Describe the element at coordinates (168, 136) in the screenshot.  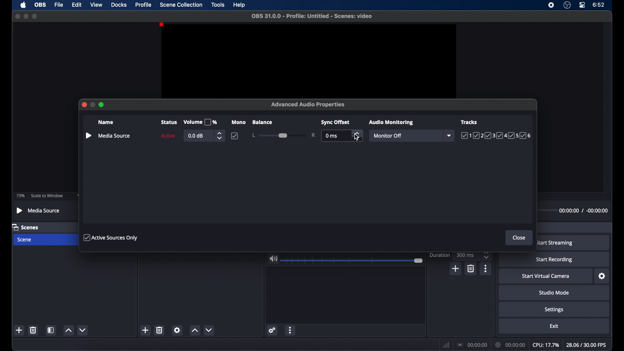
I see `active` at that location.